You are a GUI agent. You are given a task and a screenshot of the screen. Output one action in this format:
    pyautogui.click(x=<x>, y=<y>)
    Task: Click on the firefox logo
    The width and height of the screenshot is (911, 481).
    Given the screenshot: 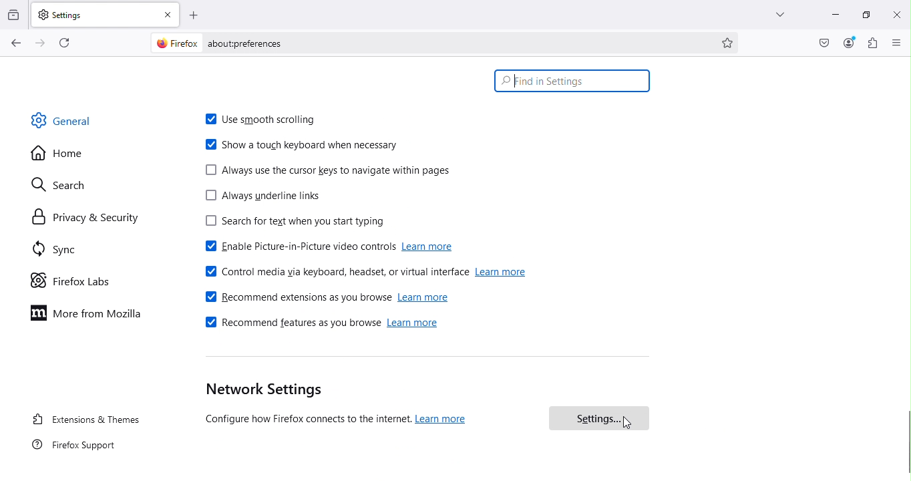 What is the action you would take?
    pyautogui.click(x=174, y=43)
    